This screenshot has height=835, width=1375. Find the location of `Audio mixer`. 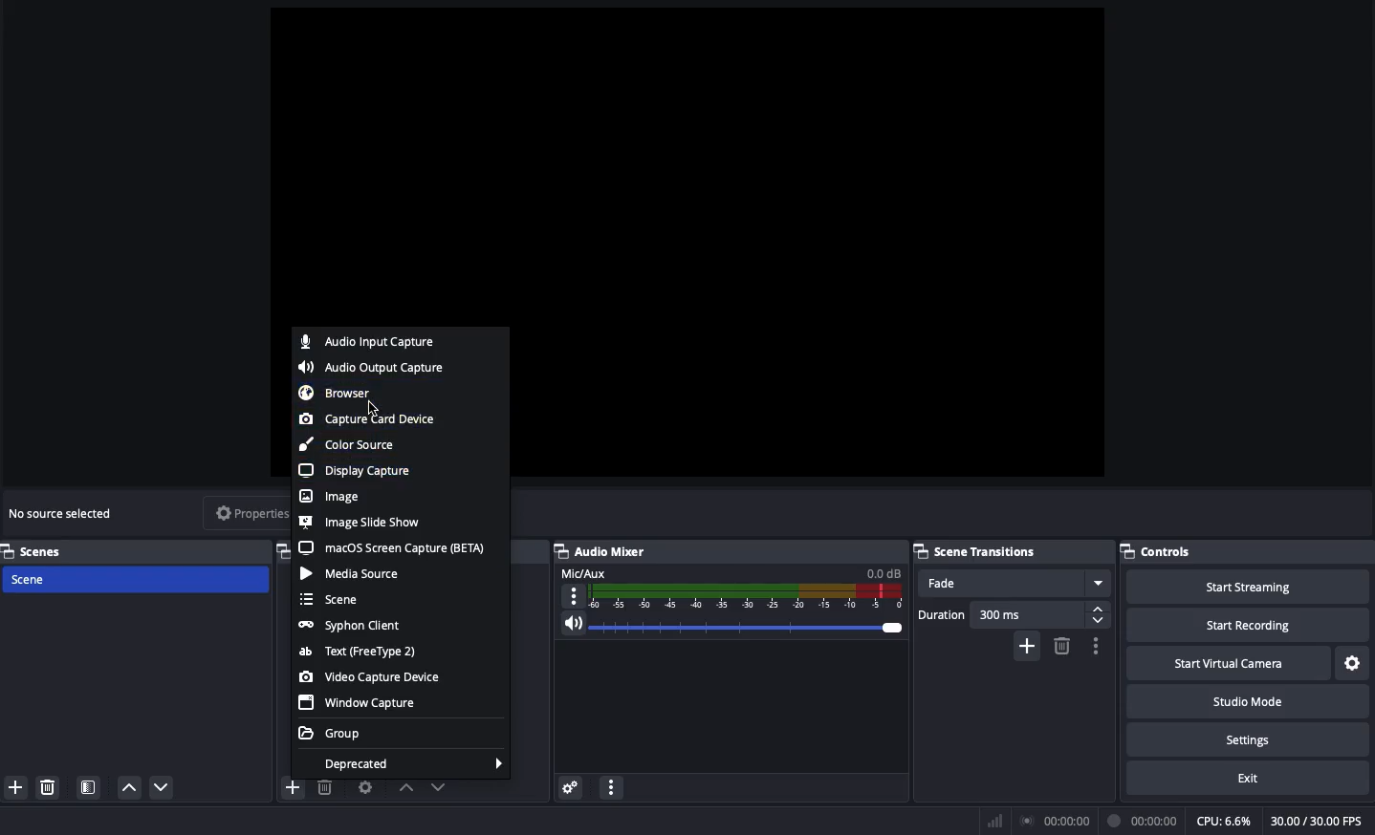

Audio mixer is located at coordinates (604, 551).